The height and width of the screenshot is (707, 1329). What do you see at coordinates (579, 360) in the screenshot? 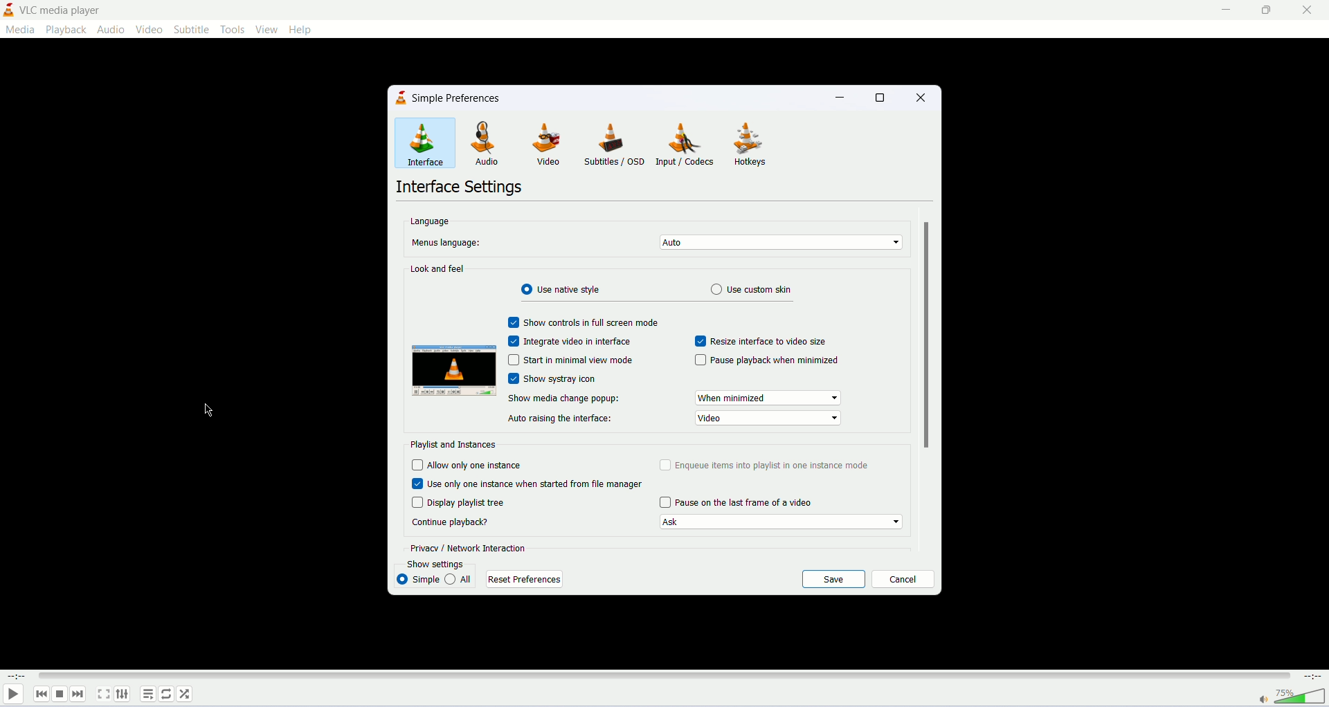
I see `start in minimal view mode` at bounding box center [579, 360].